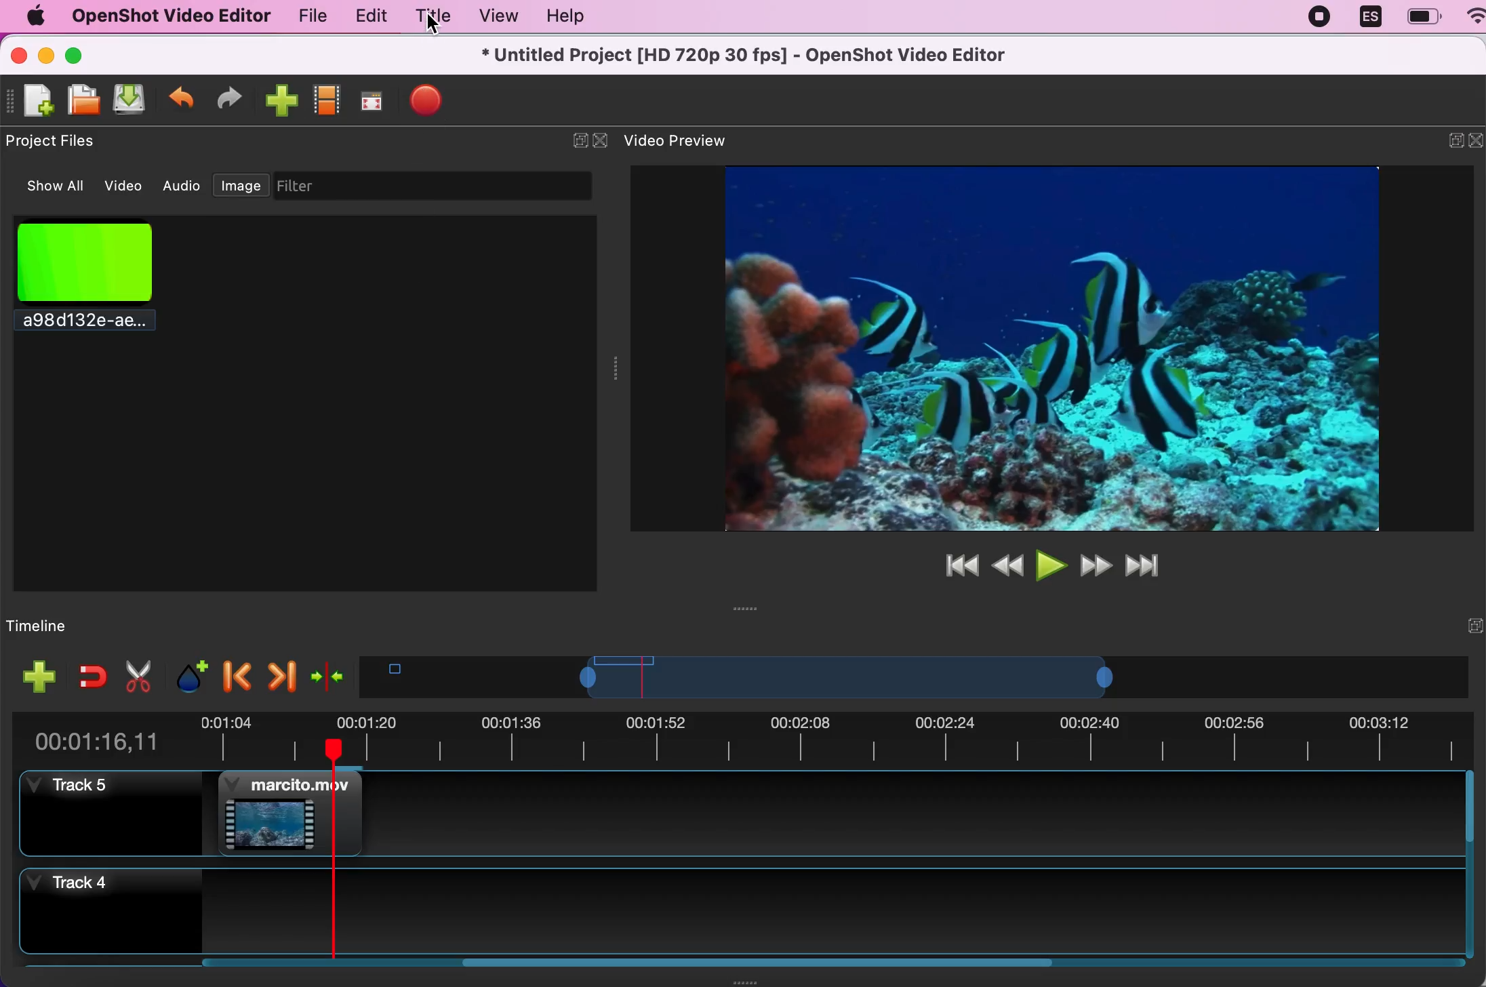 This screenshot has width=1486, height=987. I want to click on add marker, so click(186, 674).